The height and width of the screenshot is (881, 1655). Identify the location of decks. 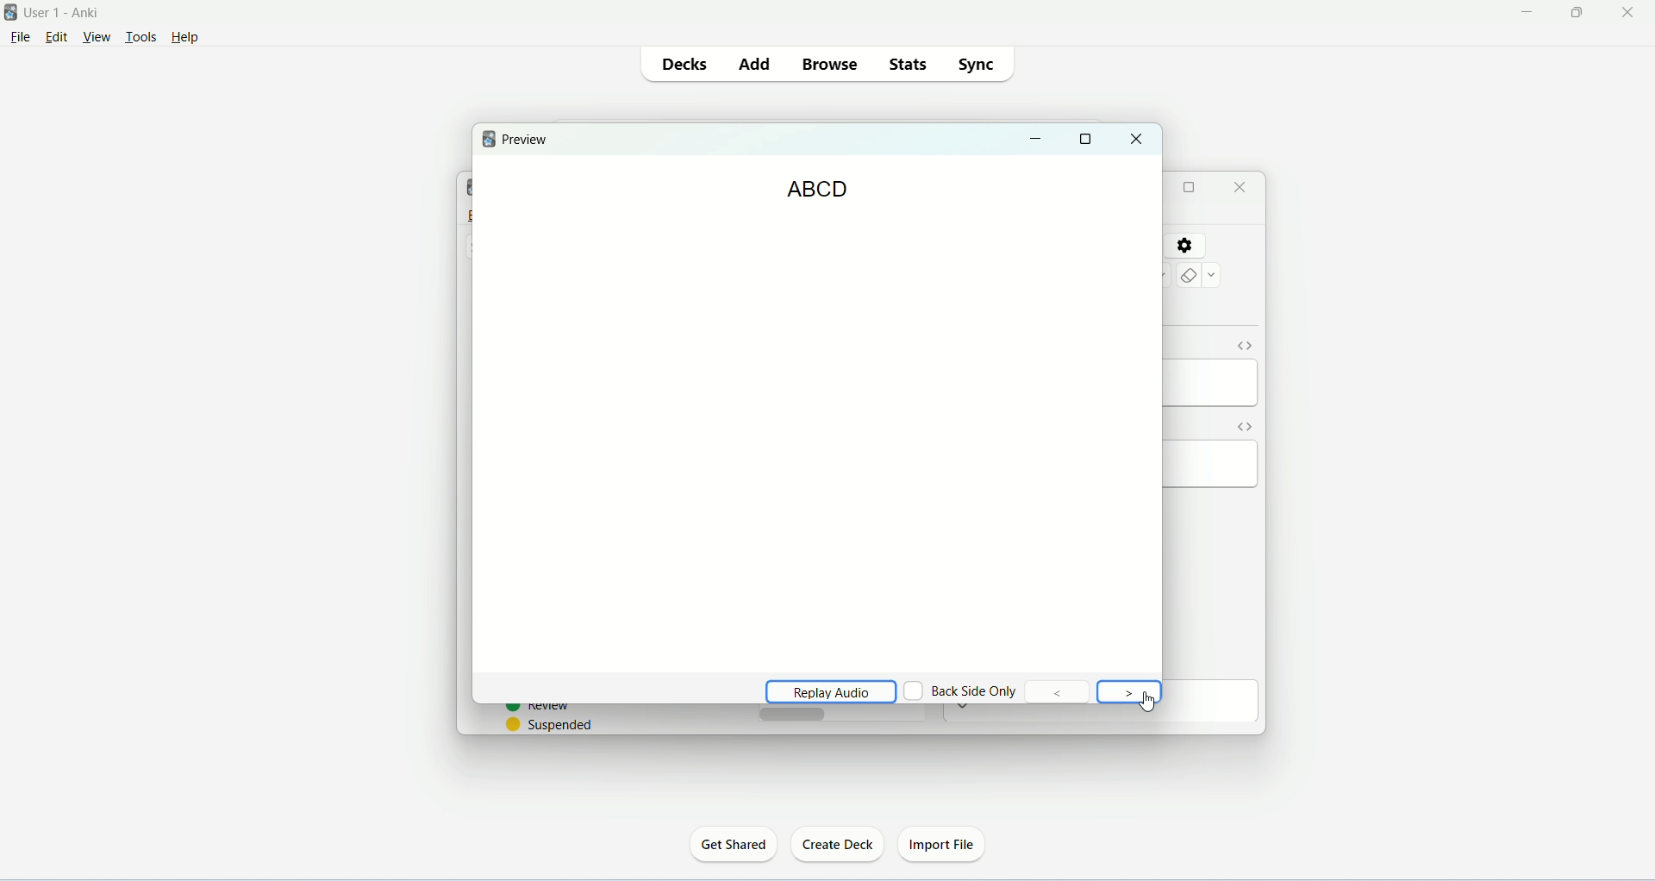
(690, 65).